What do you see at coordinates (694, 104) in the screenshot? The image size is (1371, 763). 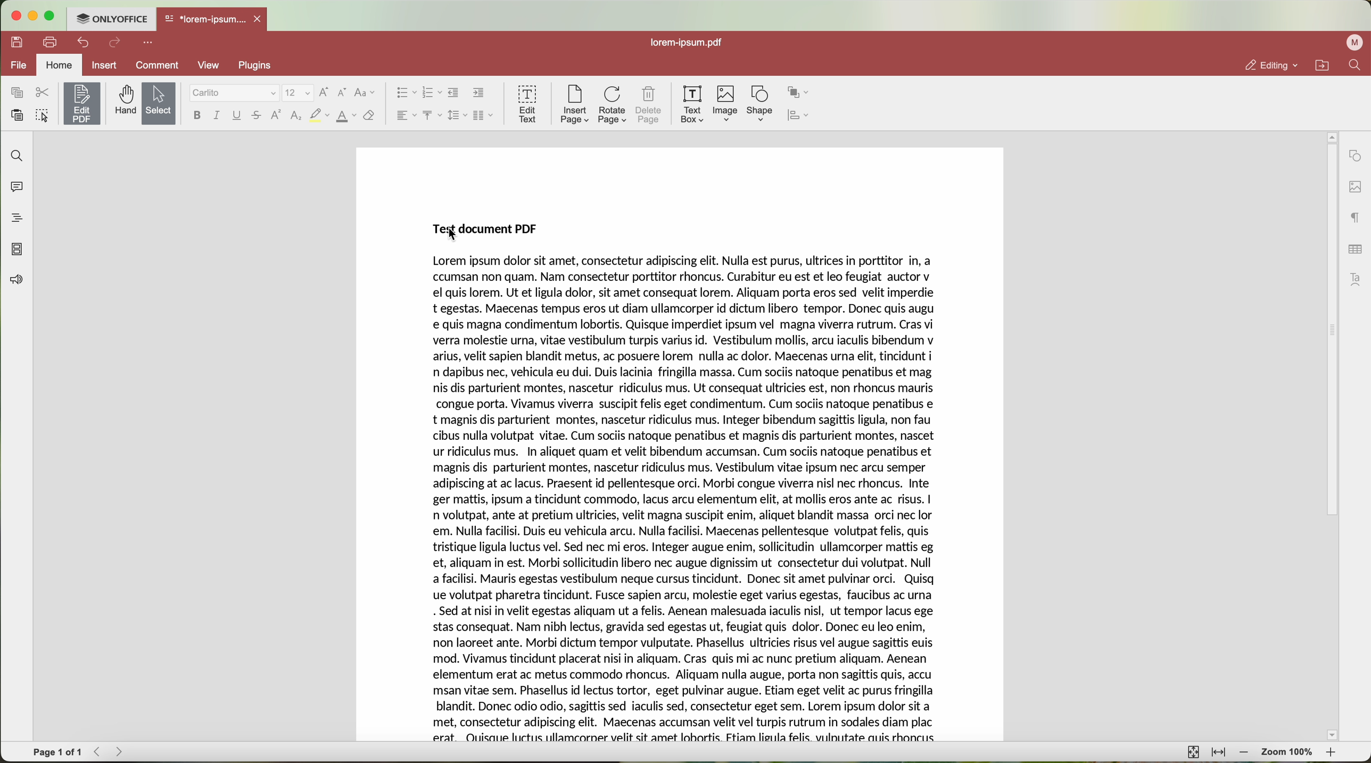 I see `text box` at bounding box center [694, 104].